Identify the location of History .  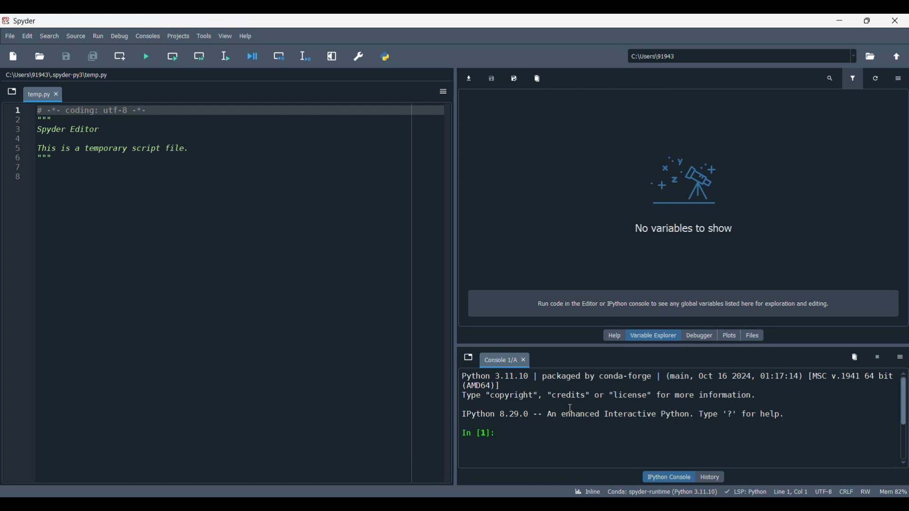
(711, 477).